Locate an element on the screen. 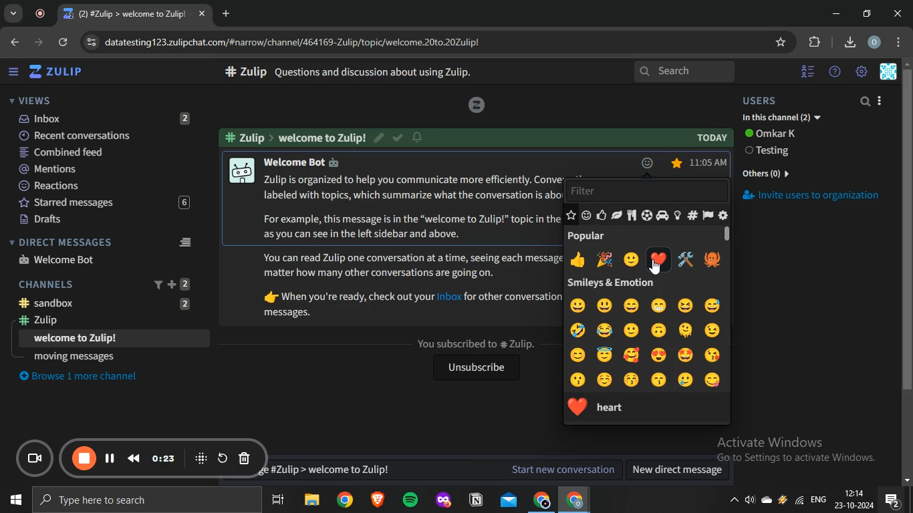 This screenshot has width=913, height=513. travel and places is located at coordinates (661, 216).